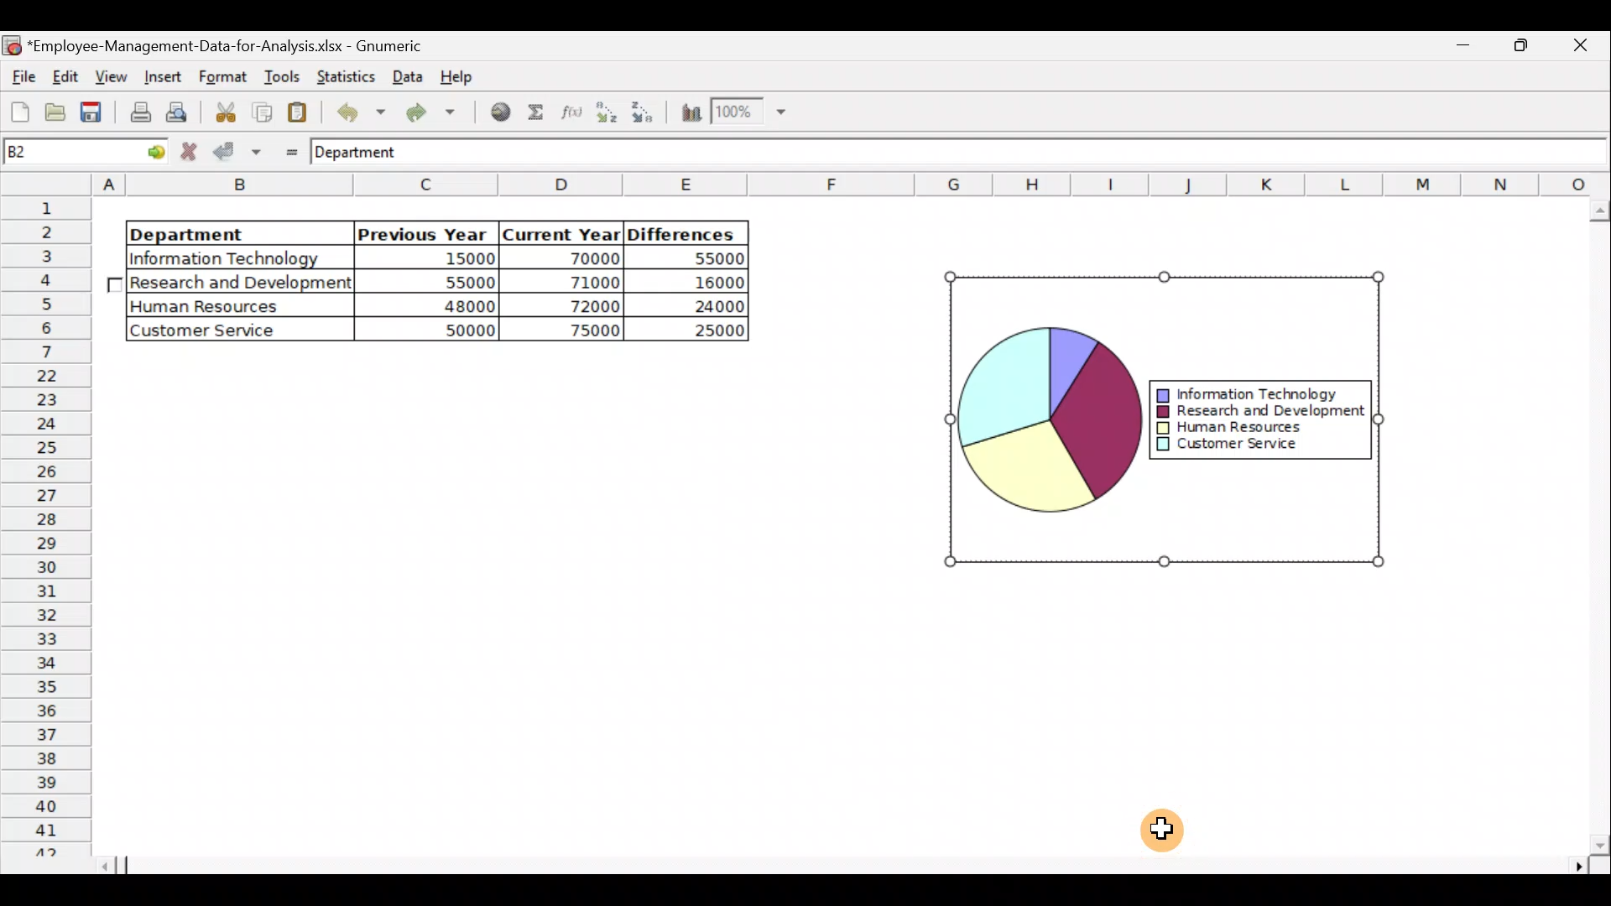 This screenshot has height=906, width=1611. I want to click on 55000, so click(701, 259).